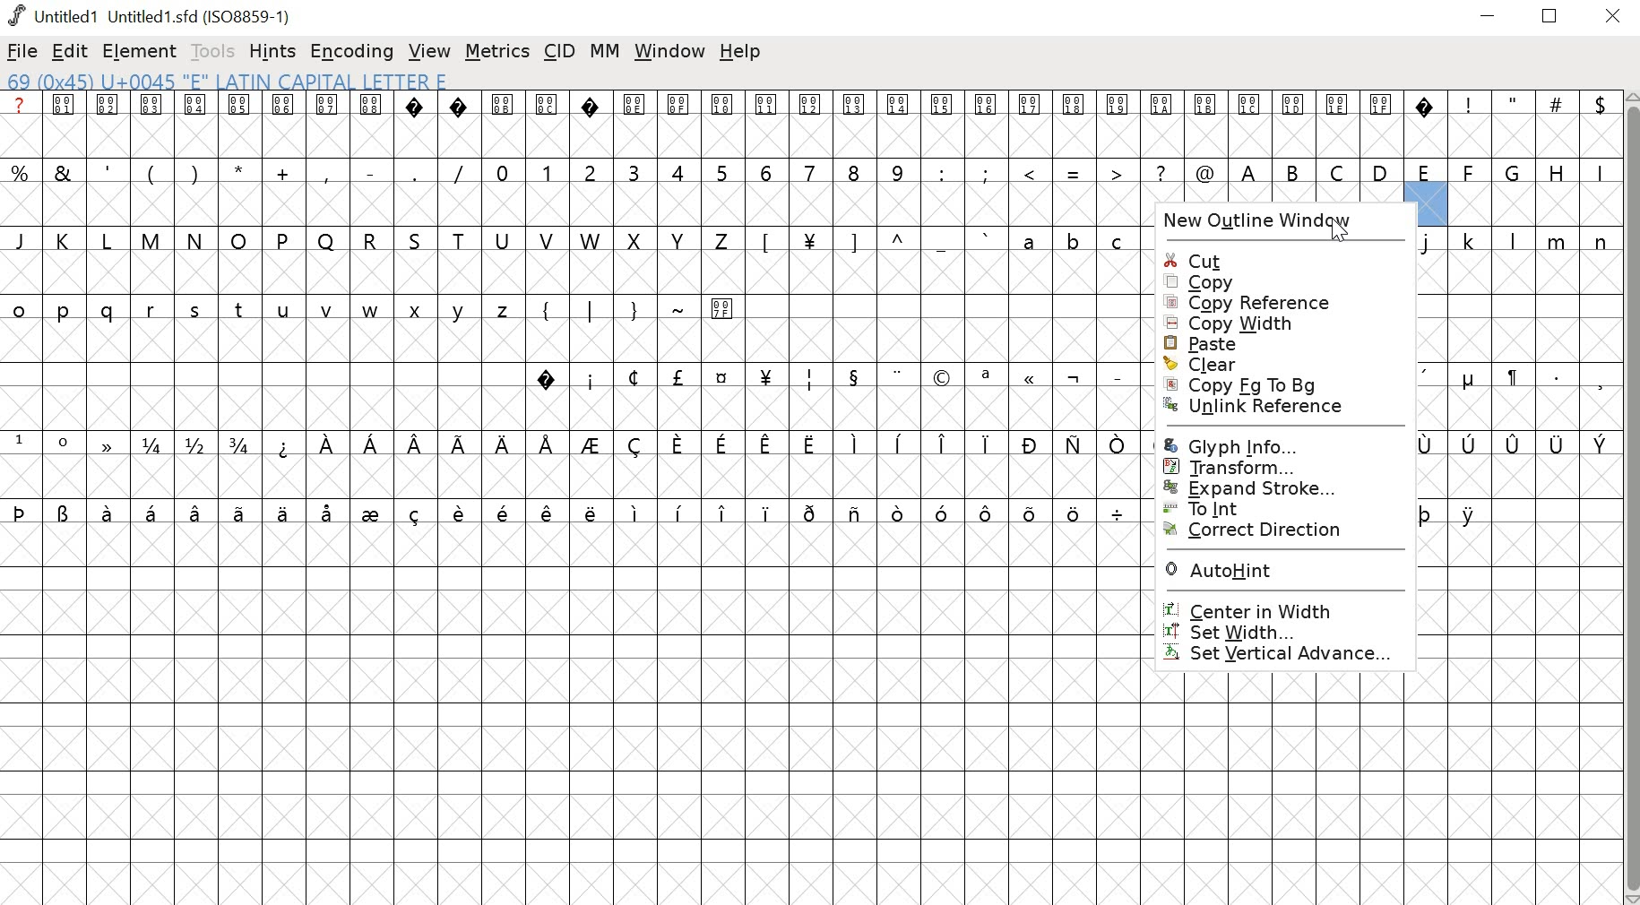 Image resolution: width=1640 pixels, height=905 pixels. Describe the element at coordinates (1489, 19) in the screenshot. I see `minimize` at that location.